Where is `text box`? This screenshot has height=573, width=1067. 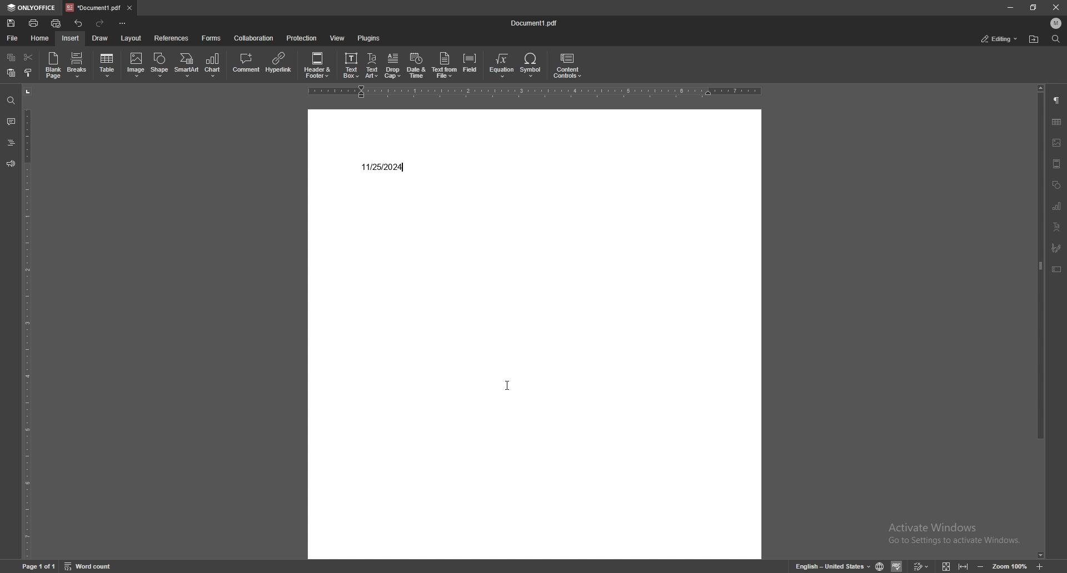
text box is located at coordinates (1057, 270).